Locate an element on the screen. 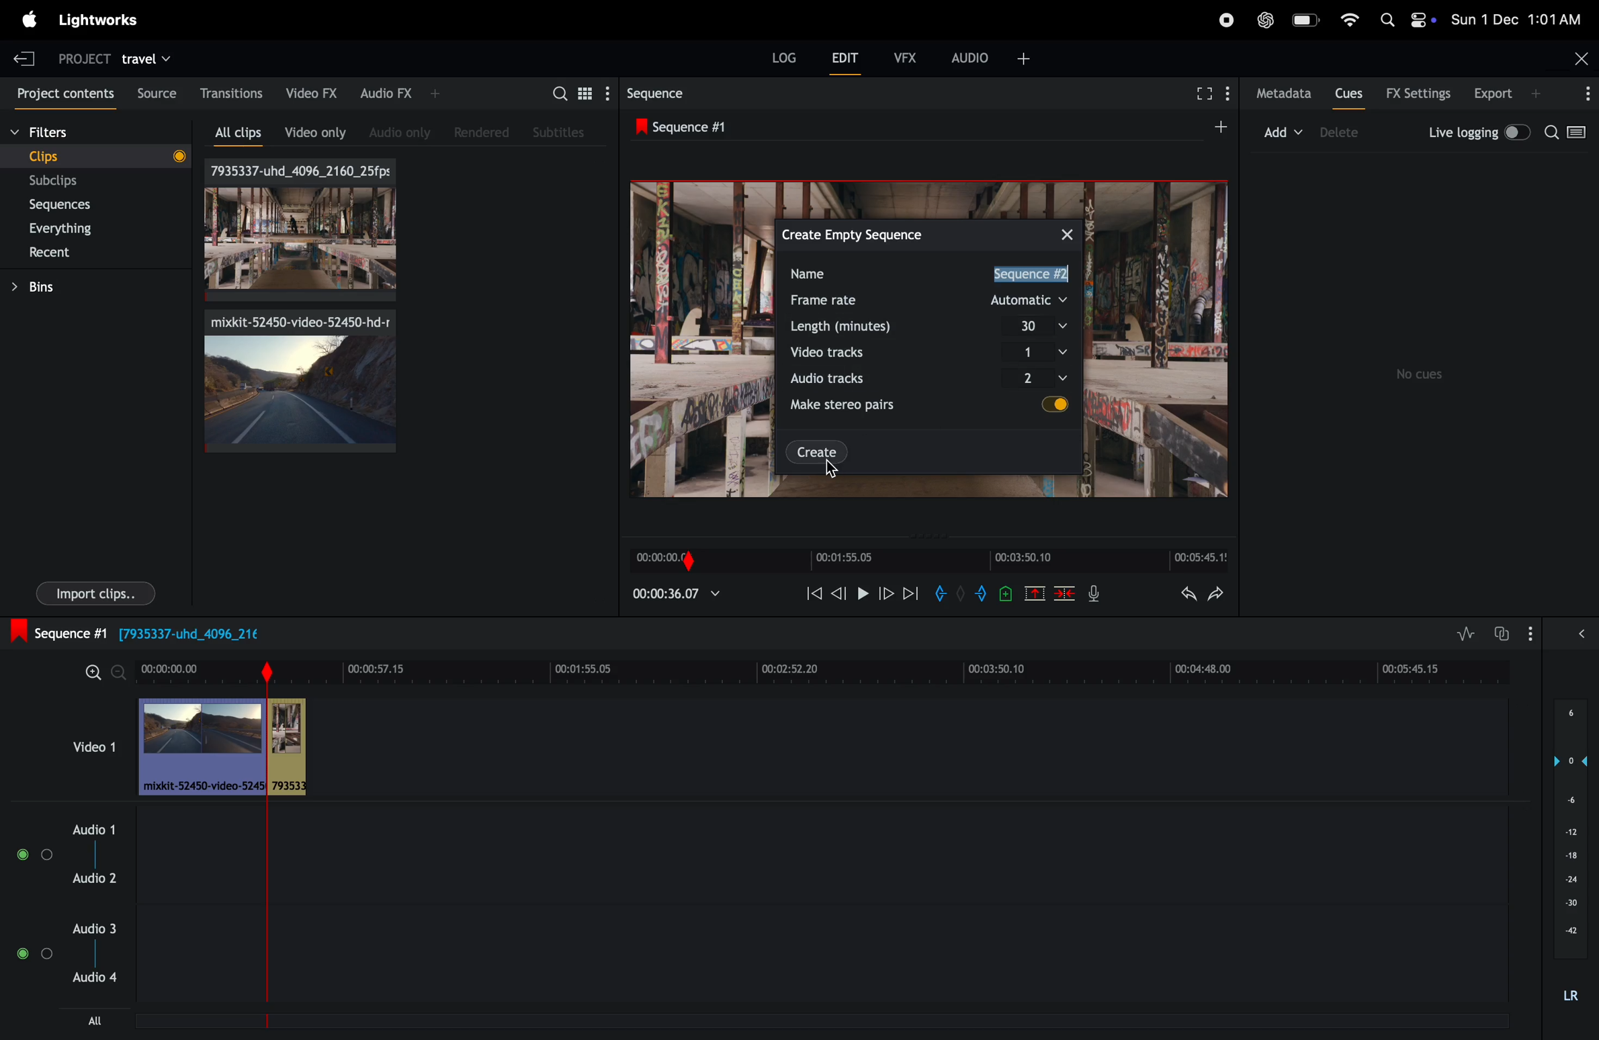 The height and width of the screenshot is (1040, 1599). show settings menu is located at coordinates (1533, 633).